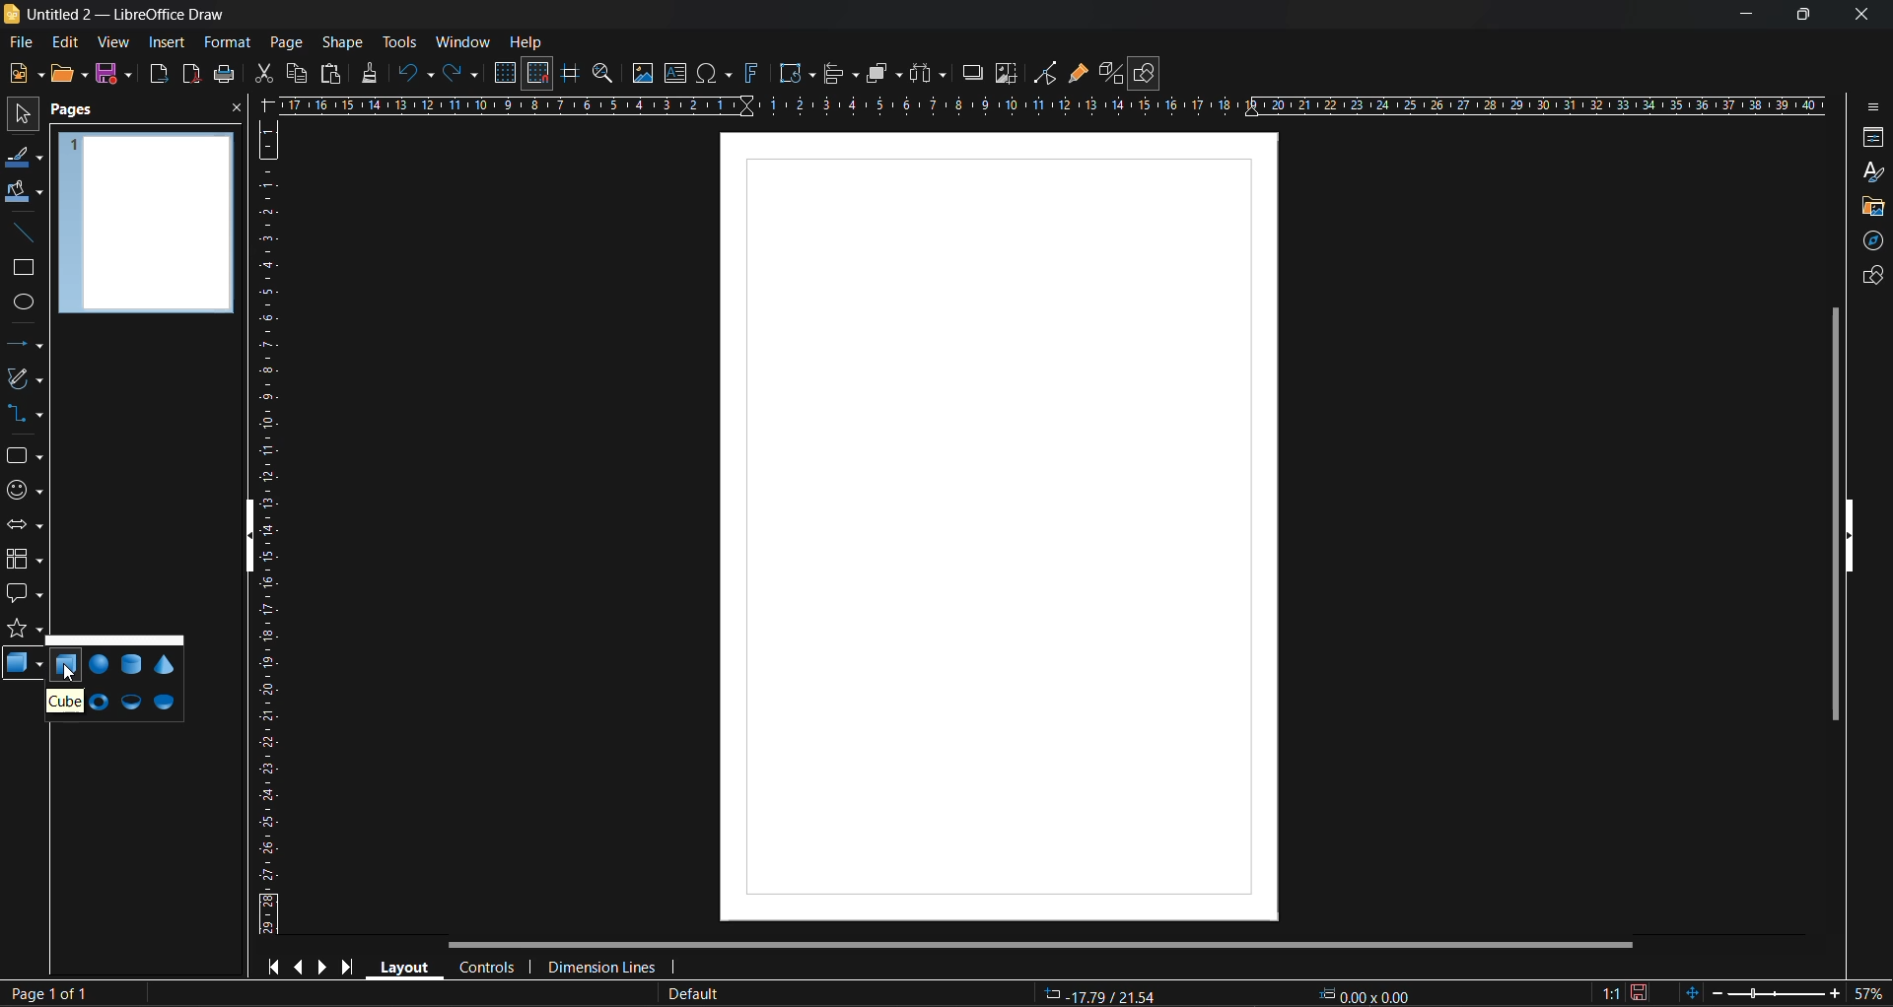 The height and width of the screenshot is (1007, 1893). What do you see at coordinates (573, 76) in the screenshot?
I see `helplines` at bounding box center [573, 76].